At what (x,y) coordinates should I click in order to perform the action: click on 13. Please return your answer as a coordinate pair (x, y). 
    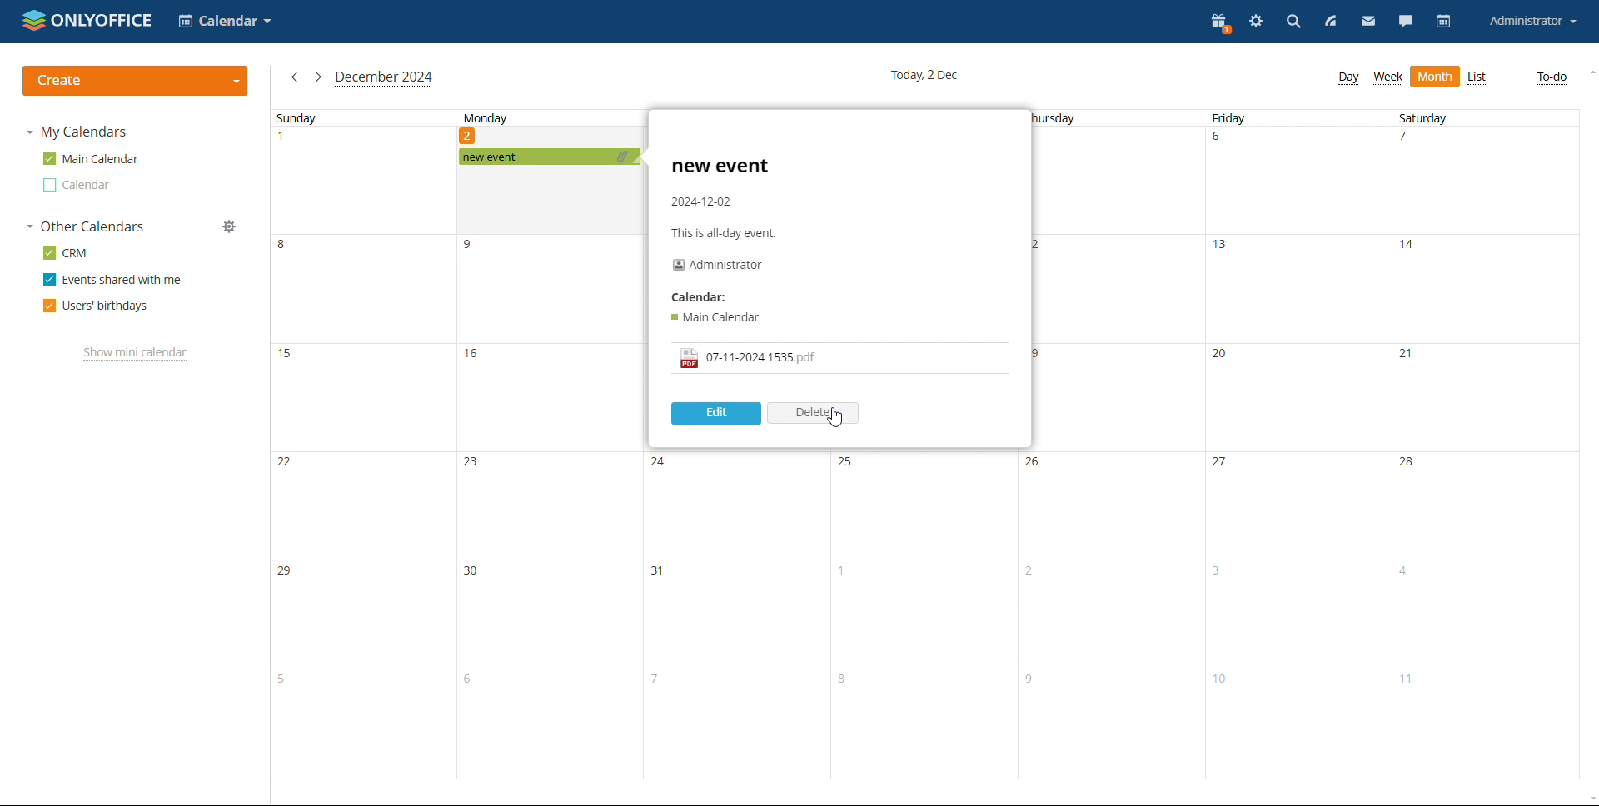
    Looking at the image, I should click on (1223, 251).